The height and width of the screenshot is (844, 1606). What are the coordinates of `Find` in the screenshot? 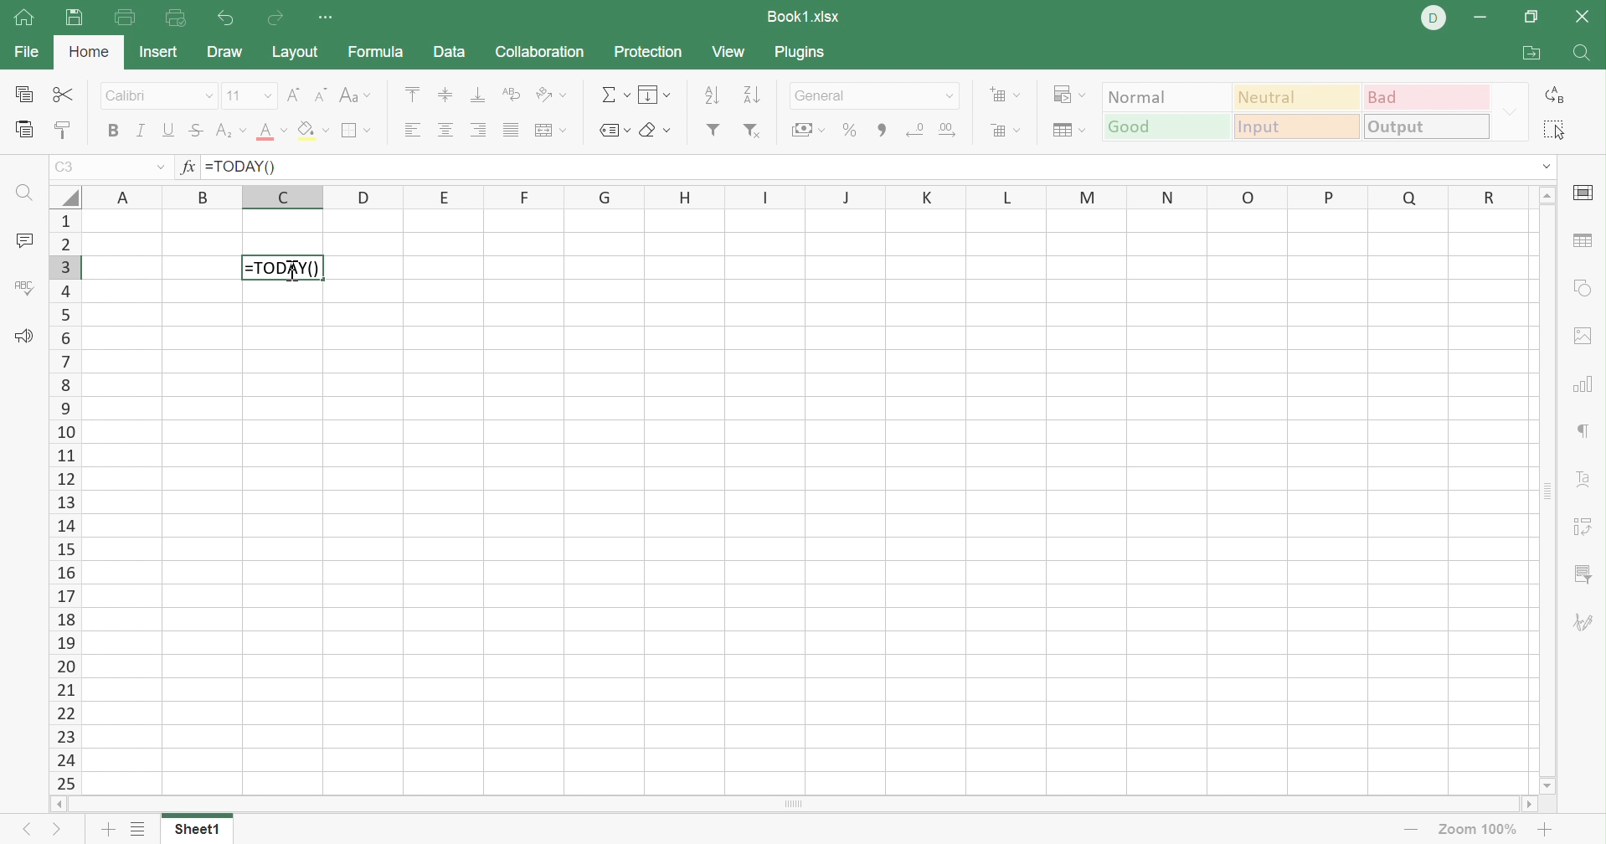 It's located at (24, 193).